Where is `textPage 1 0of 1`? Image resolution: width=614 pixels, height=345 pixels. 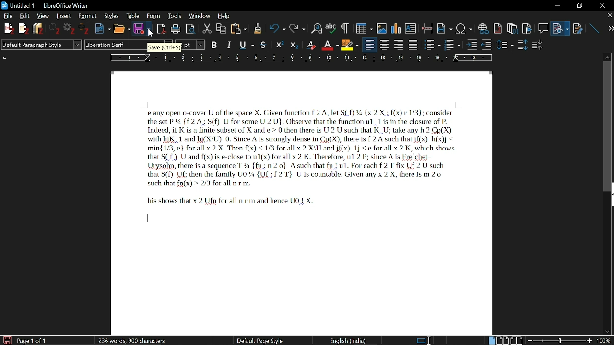 textPage 1 0of 1 is located at coordinates (297, 161).